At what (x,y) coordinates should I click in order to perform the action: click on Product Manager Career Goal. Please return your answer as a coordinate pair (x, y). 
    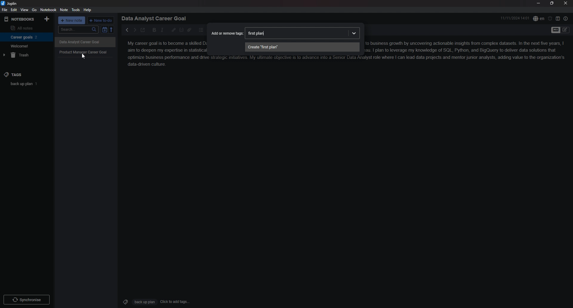
    Looking at the image, I should click on (87, 53).